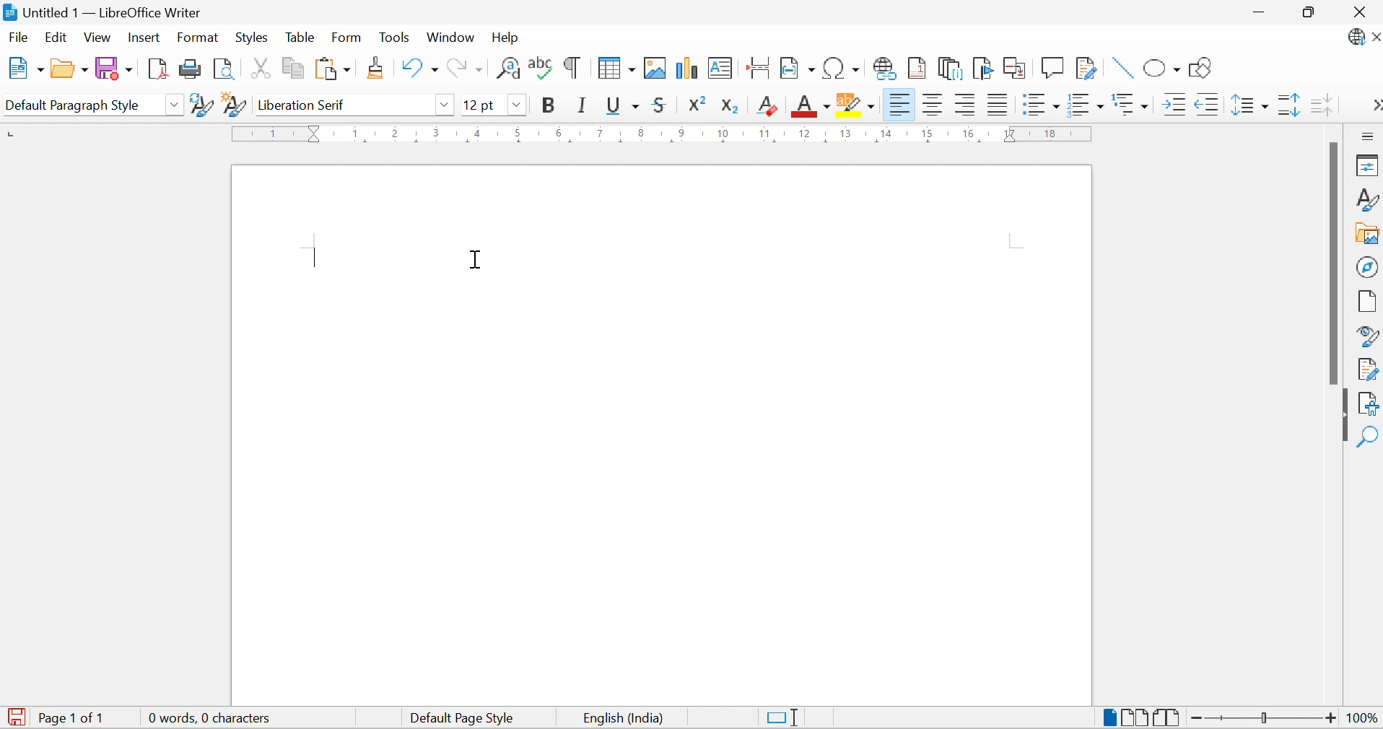 The height and width of the screenshot is (729, 1383). I want to click on Subscript, so click(734, 106).